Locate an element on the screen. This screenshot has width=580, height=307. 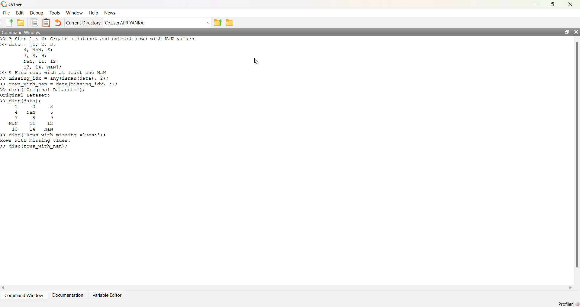
maximize is located at coordinates (566, 32).